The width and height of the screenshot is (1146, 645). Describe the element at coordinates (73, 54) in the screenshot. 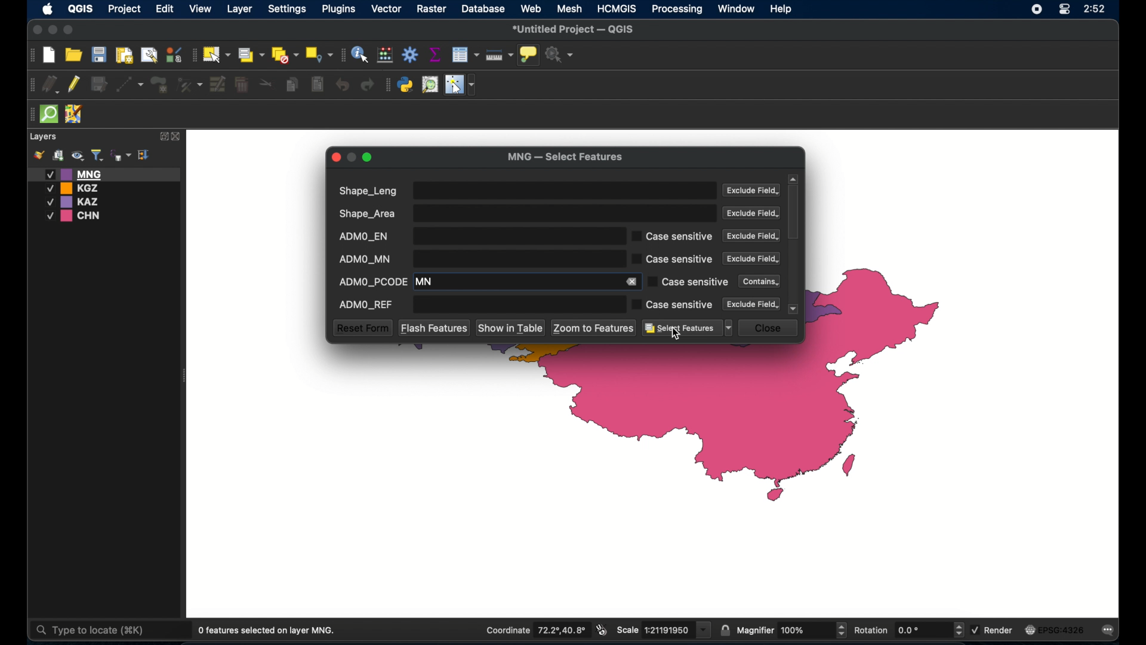

I see `open project` at that location.